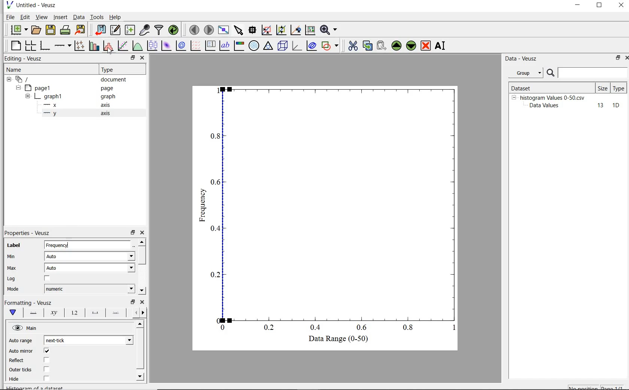  Describe the element at coordinates (18, 360) in the screenshot. I see ` Reflect` at that location.